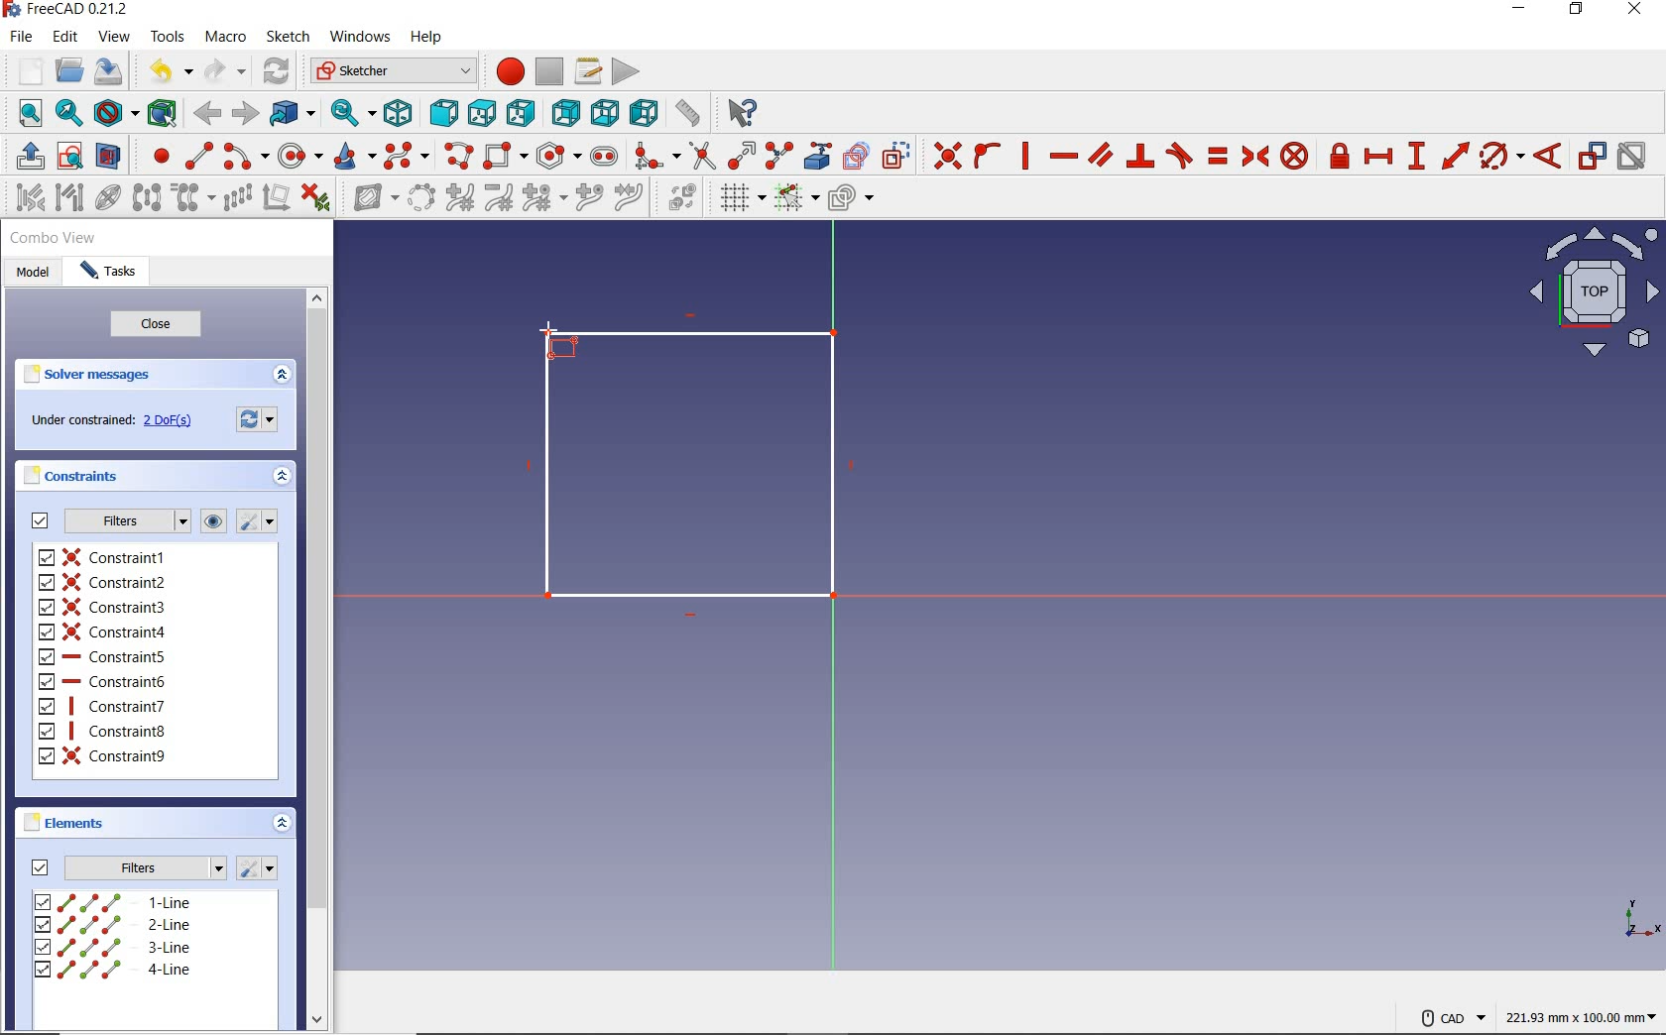 This screenshot has width=1666, height=1035. Describe the element at coordinates (987, 156) in the screenshot. I see `constrain point onto object` at that location.